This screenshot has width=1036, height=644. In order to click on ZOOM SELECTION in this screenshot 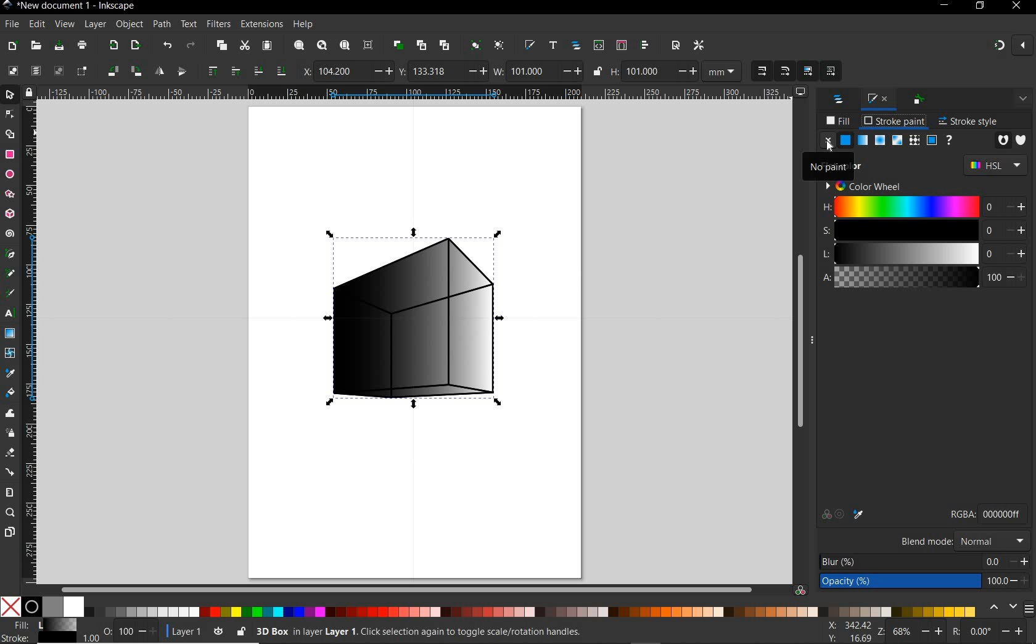, I will do `click(299, 45)`.